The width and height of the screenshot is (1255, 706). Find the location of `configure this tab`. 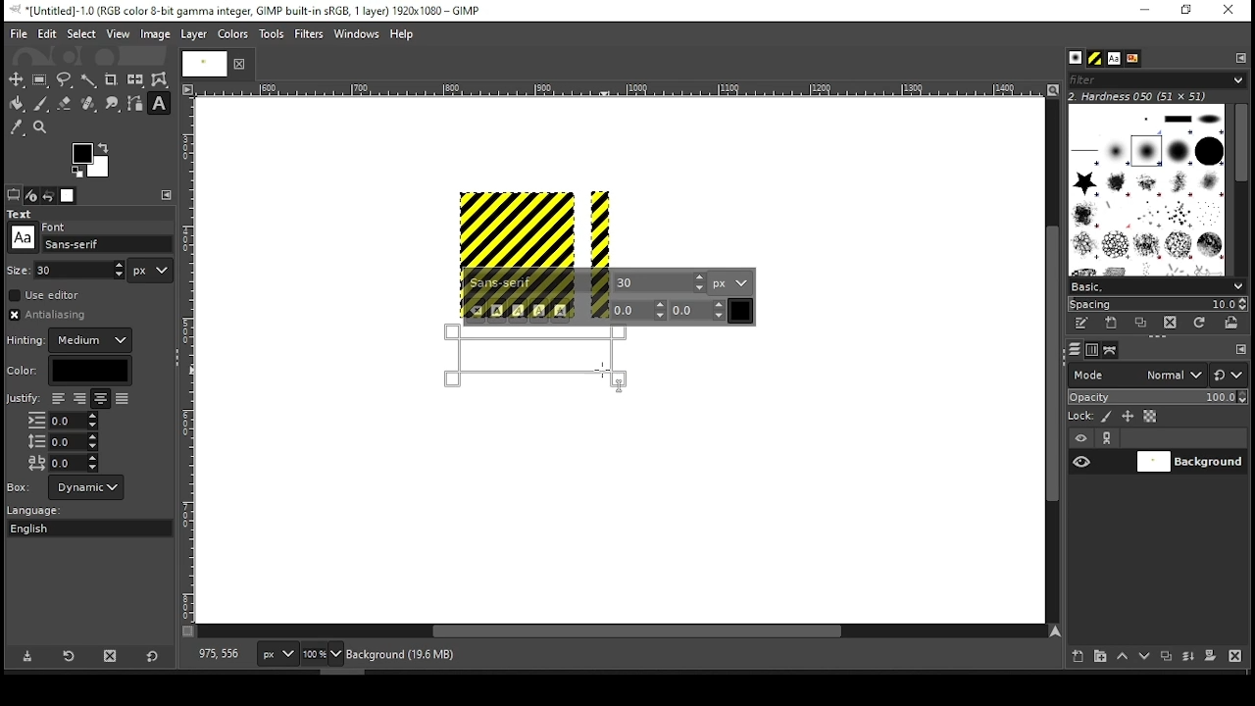

configure this tab is located at coordinates (1242, 57).